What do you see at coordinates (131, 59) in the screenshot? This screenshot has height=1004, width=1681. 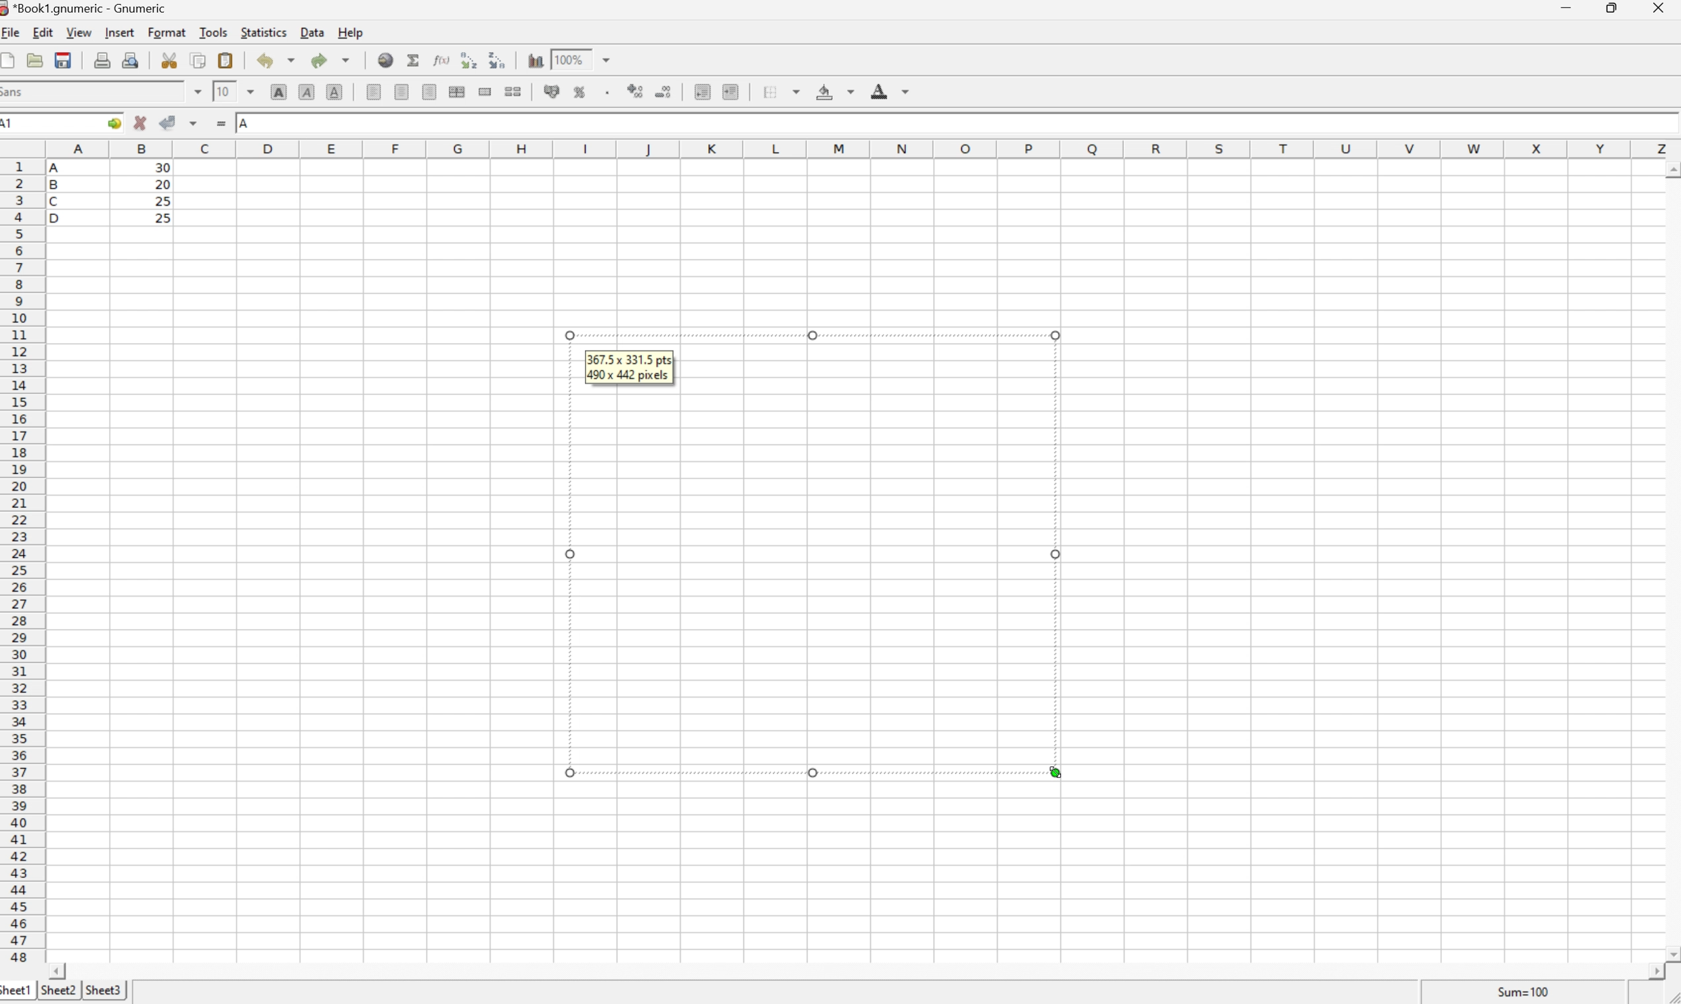 I see `Print preview` at bounding box center [131, 59].